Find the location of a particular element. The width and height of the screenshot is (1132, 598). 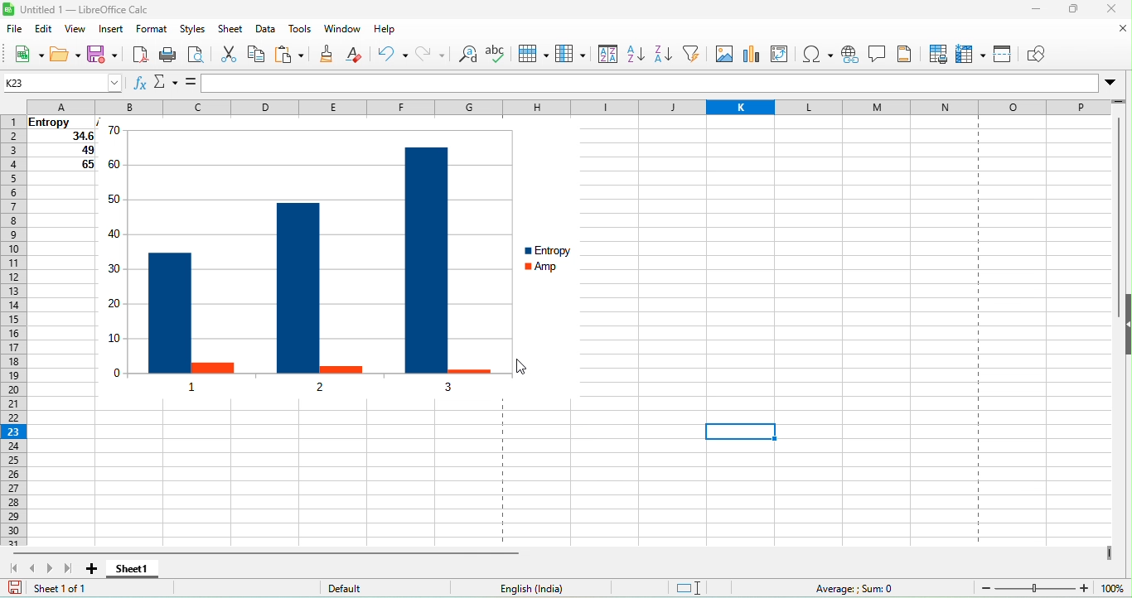

scroll to first sheet is located at coordinates (13, 569).